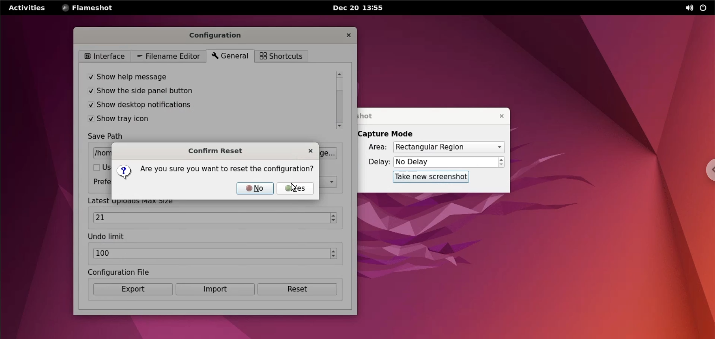 The image size is (715, 339). Describe the element at coordinates (375, 162) in the screenshot. I see `delay:` at that location.